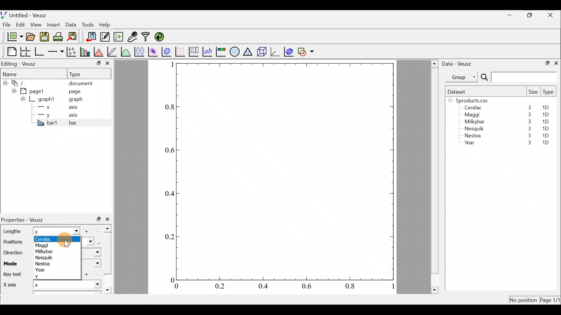  I want to click on graph1, so click(47, 99).